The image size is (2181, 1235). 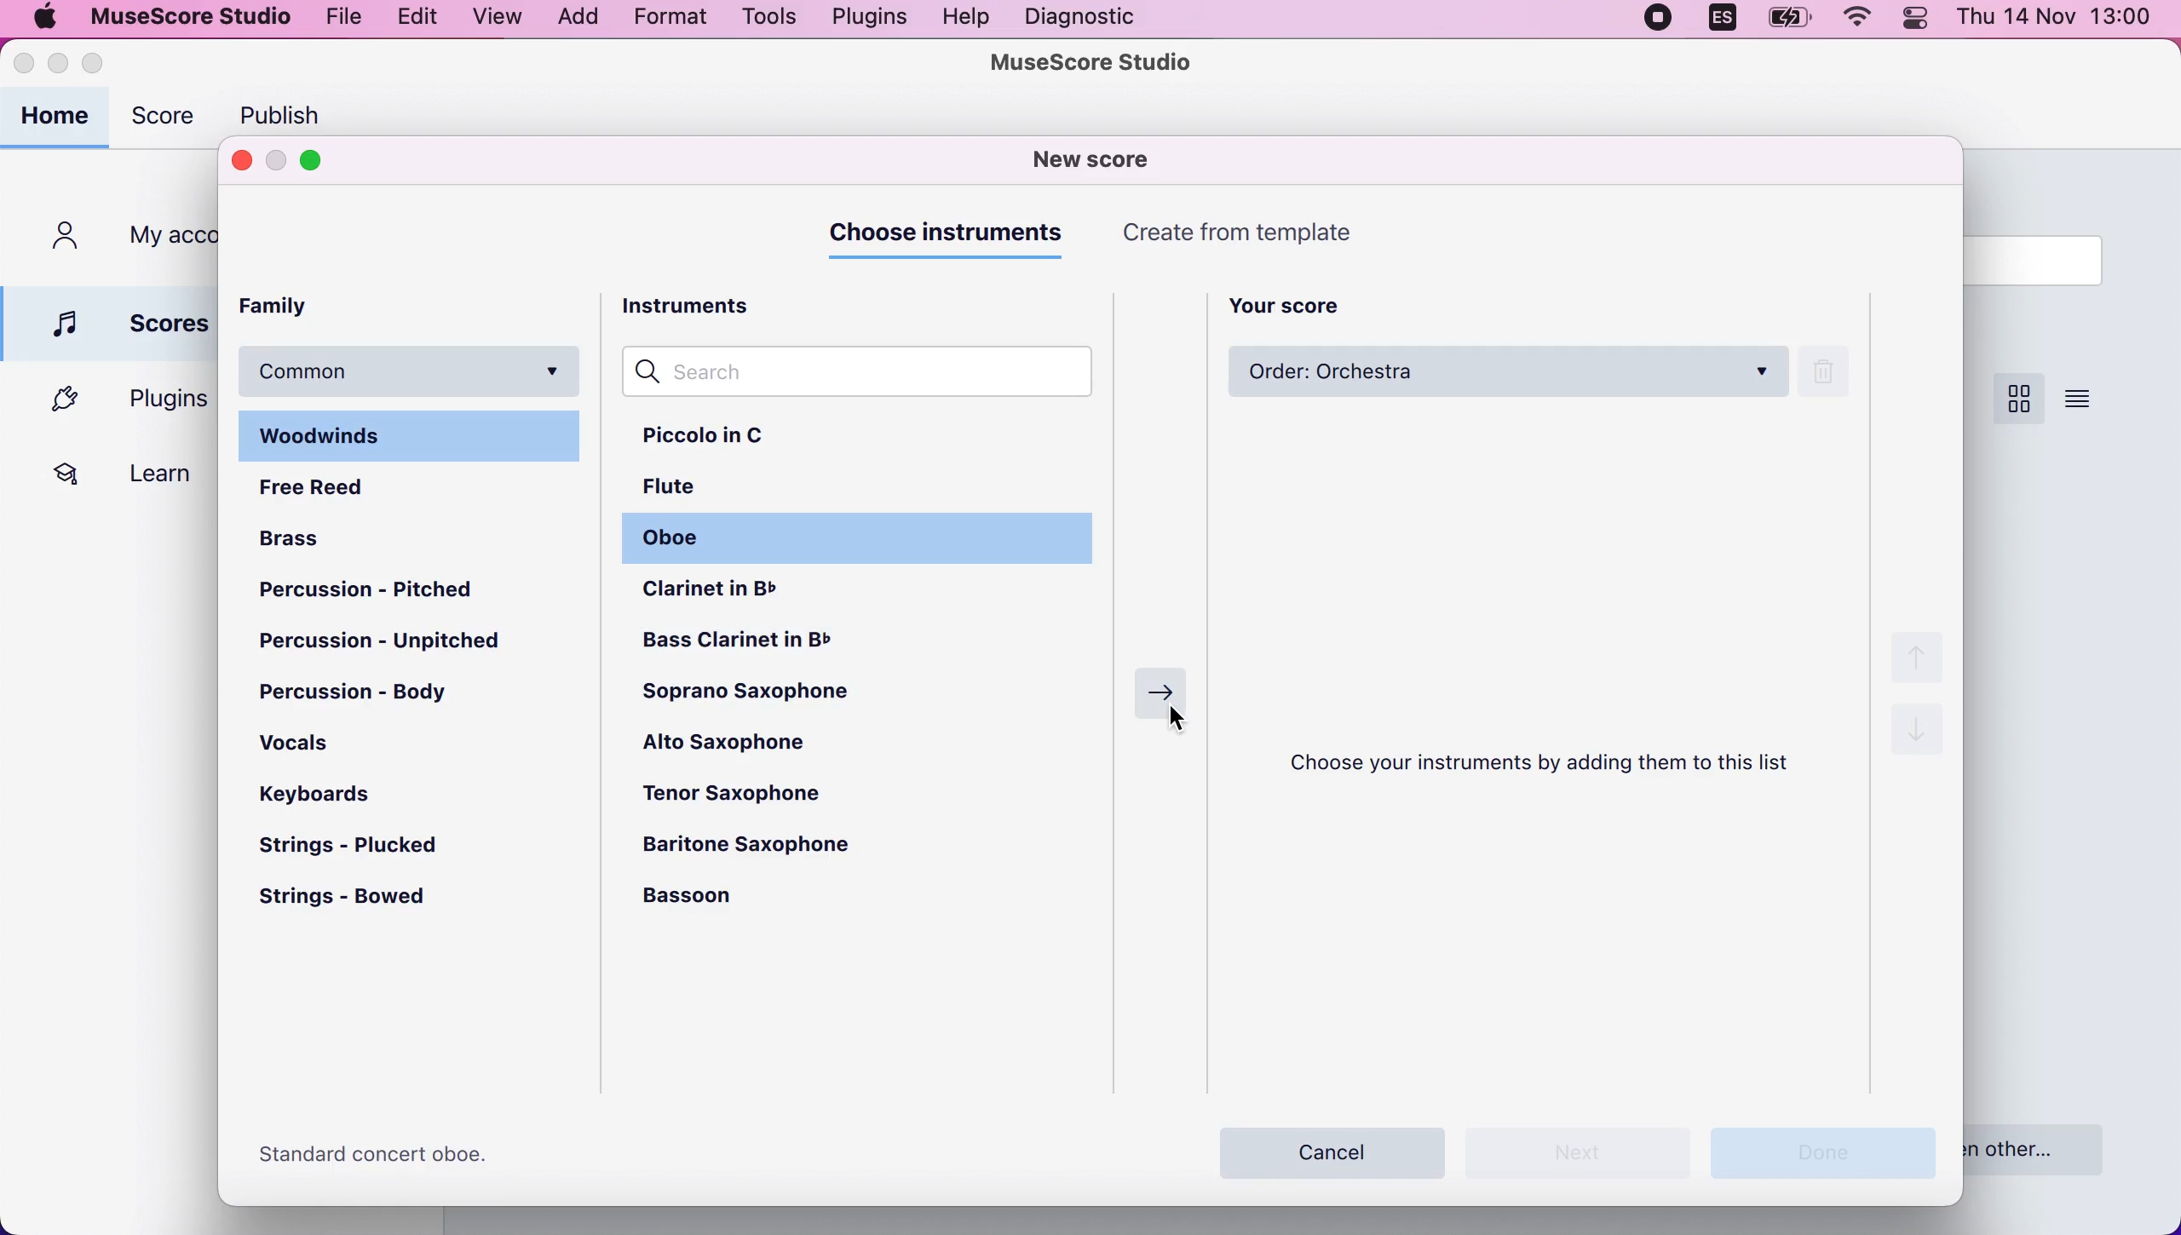 I want to click on mac logo, so click(x=43, y=16).